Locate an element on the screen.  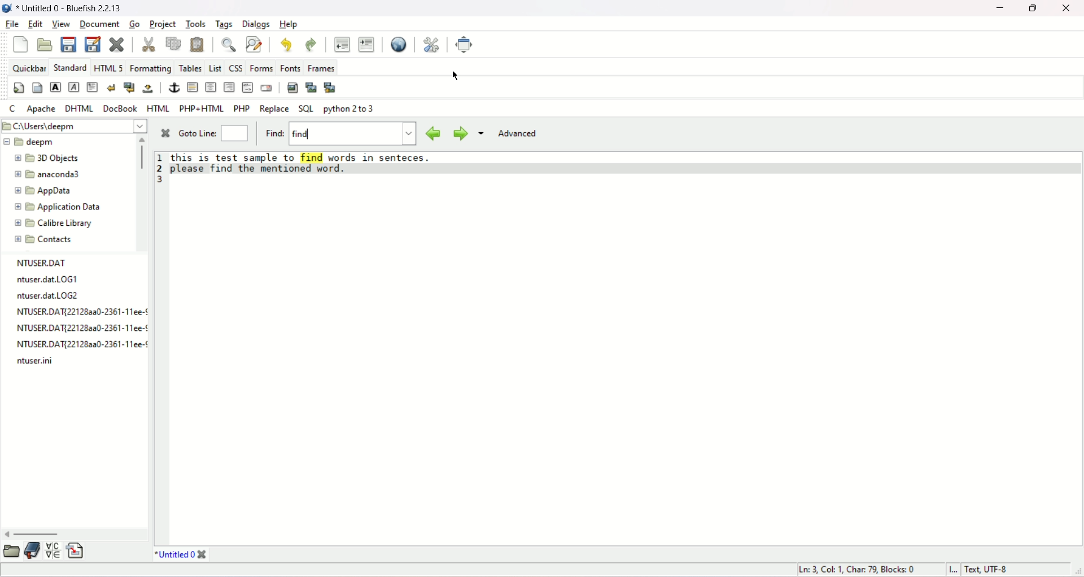
edit preferences is located at coordinates (431, 44).